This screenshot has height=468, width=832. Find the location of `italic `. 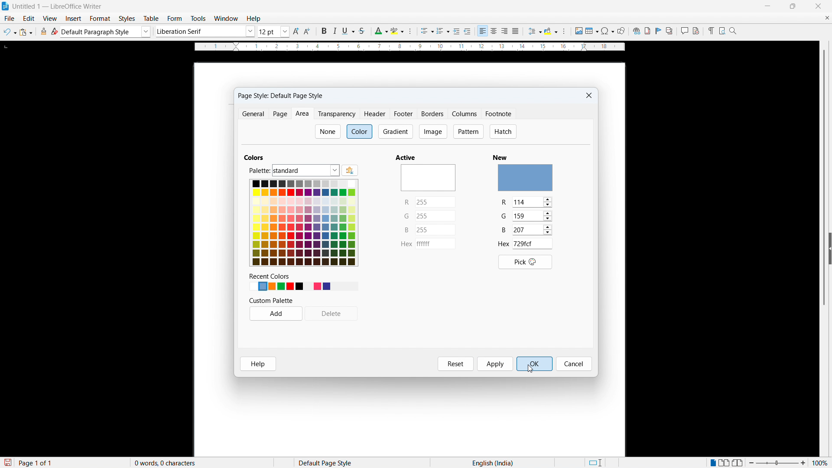

italic  is located at coordinates (334, 31).